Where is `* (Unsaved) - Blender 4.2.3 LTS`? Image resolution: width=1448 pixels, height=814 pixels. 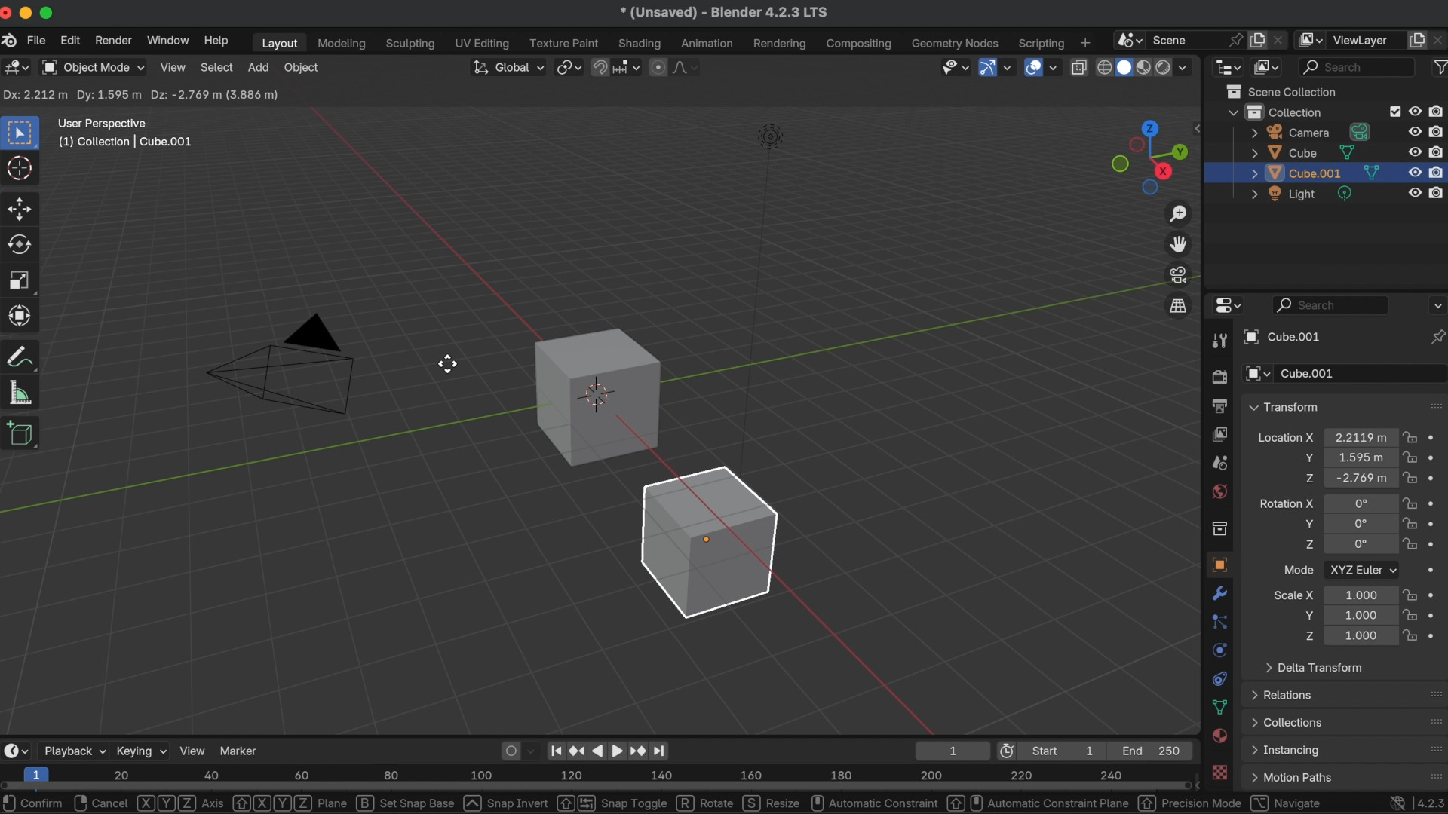
* (Unsaved) - Blender 4.2.3 LTS is located at coordinates (723, 14).